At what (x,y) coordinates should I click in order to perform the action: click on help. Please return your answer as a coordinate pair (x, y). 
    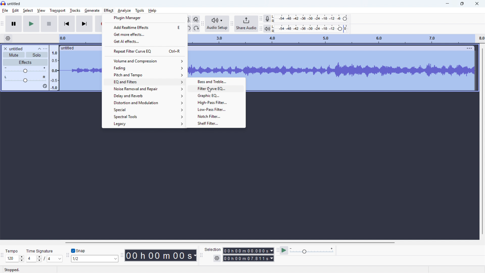
    Looking at the image, I should click on (153, 10).